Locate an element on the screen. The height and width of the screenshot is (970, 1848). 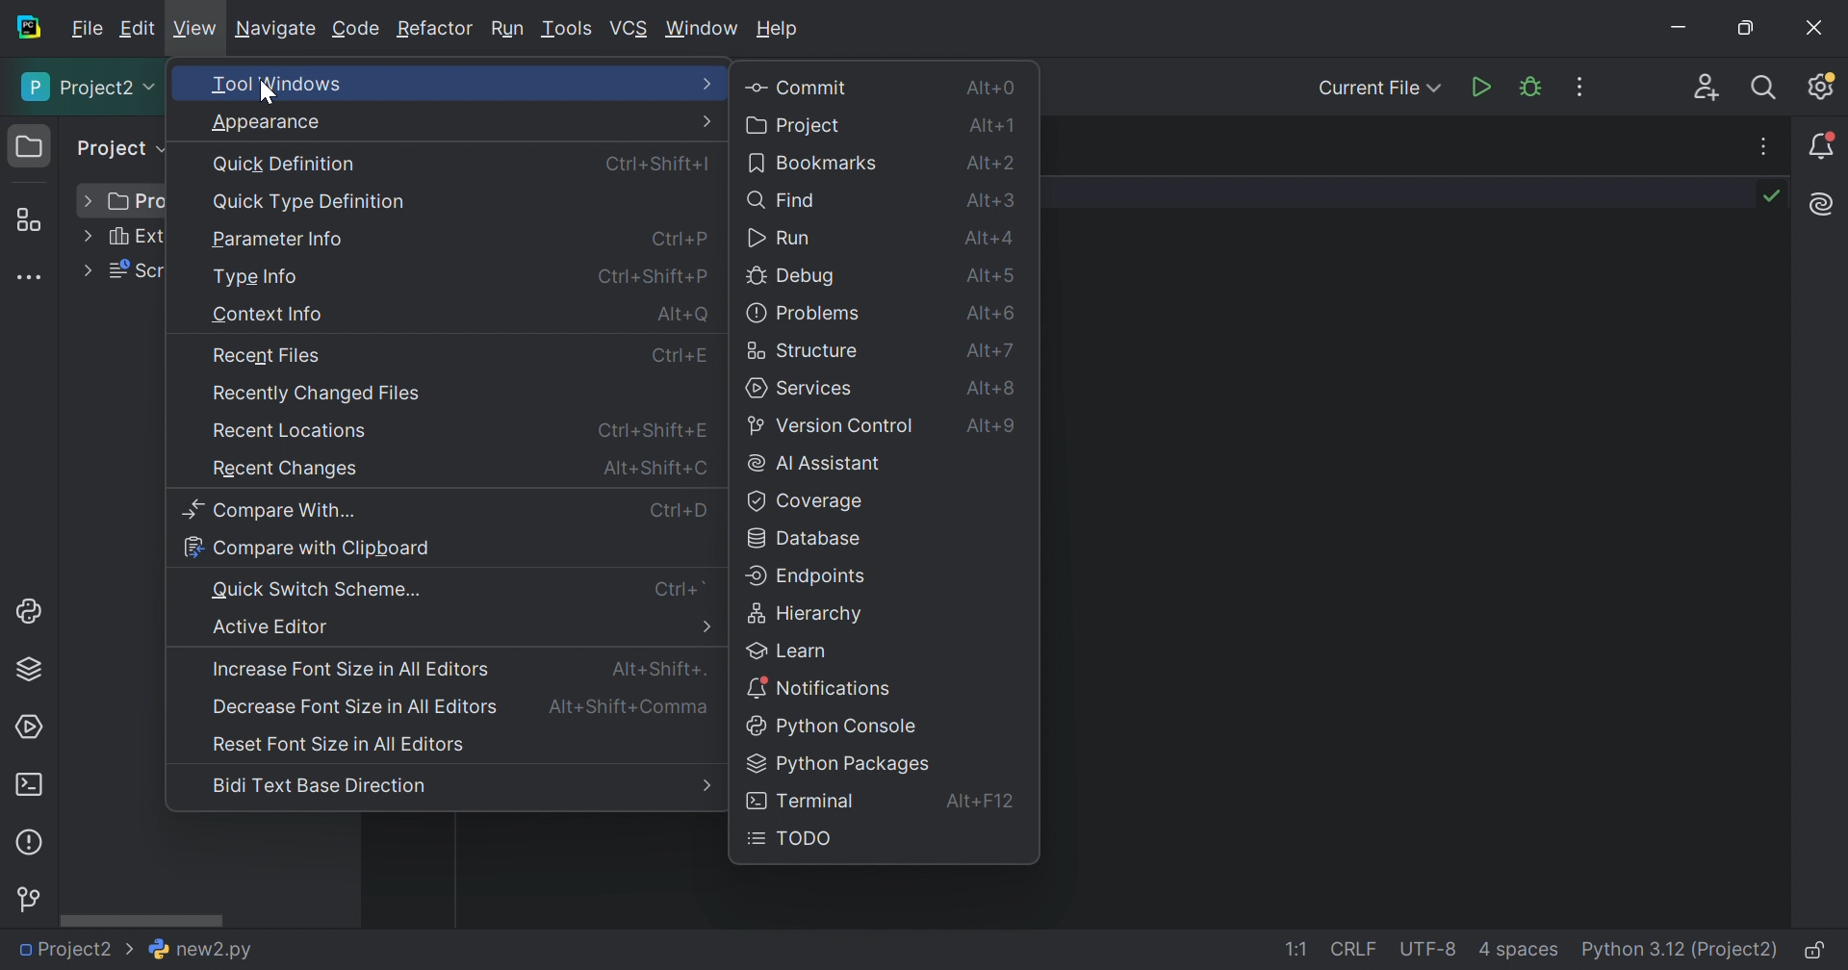
Quick switch scheme is located at coordinates (321, 591).